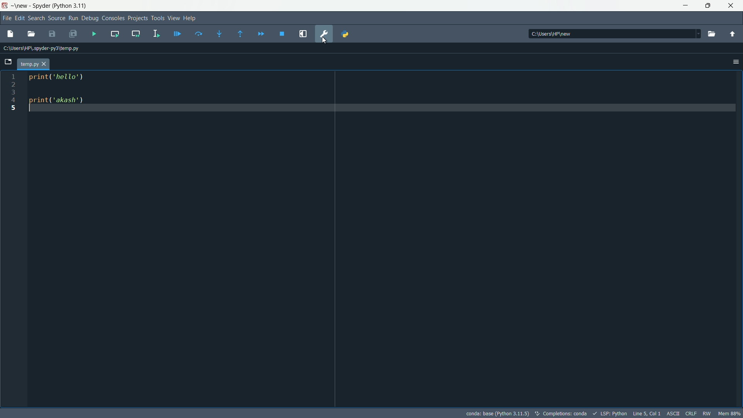 The height and width of the screenshot is (418, 743). What do you see at coordinates (73, 33) in the screenshot?
I see `save all files` at bounding box center [73, 33].